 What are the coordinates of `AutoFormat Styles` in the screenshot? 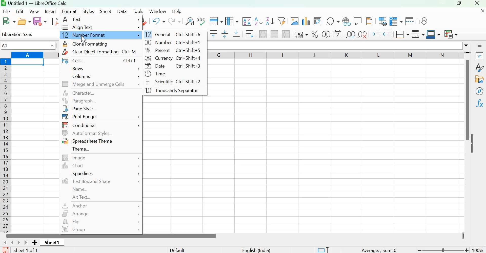 It's located at (88, 133).